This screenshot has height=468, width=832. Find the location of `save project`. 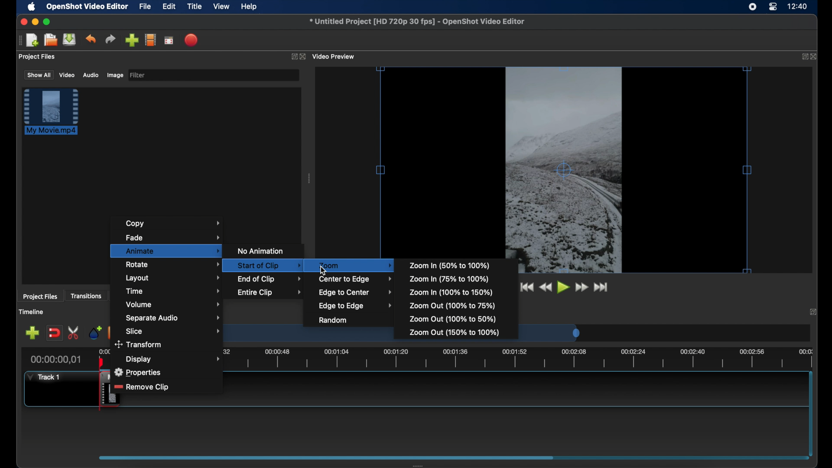

save project is located at coordinates (69, 39).